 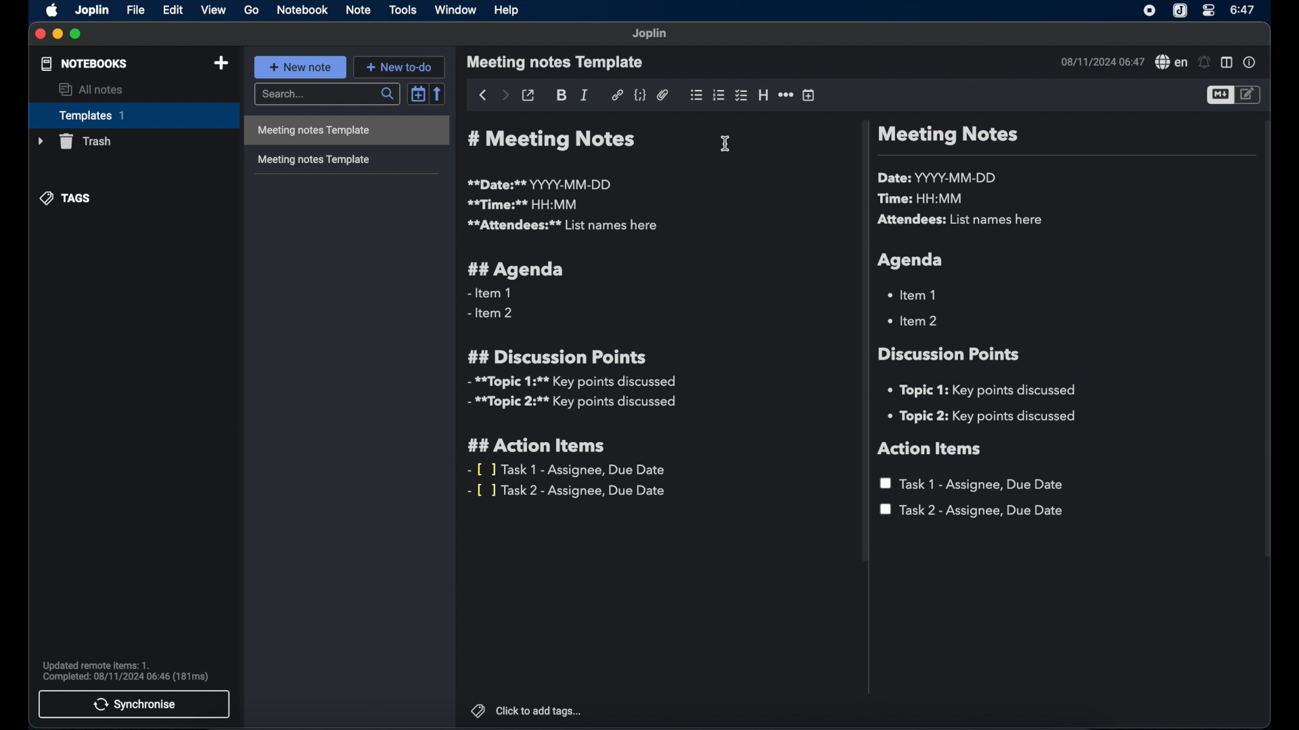 I want to click on - item 1, so click(x=488, y=293).